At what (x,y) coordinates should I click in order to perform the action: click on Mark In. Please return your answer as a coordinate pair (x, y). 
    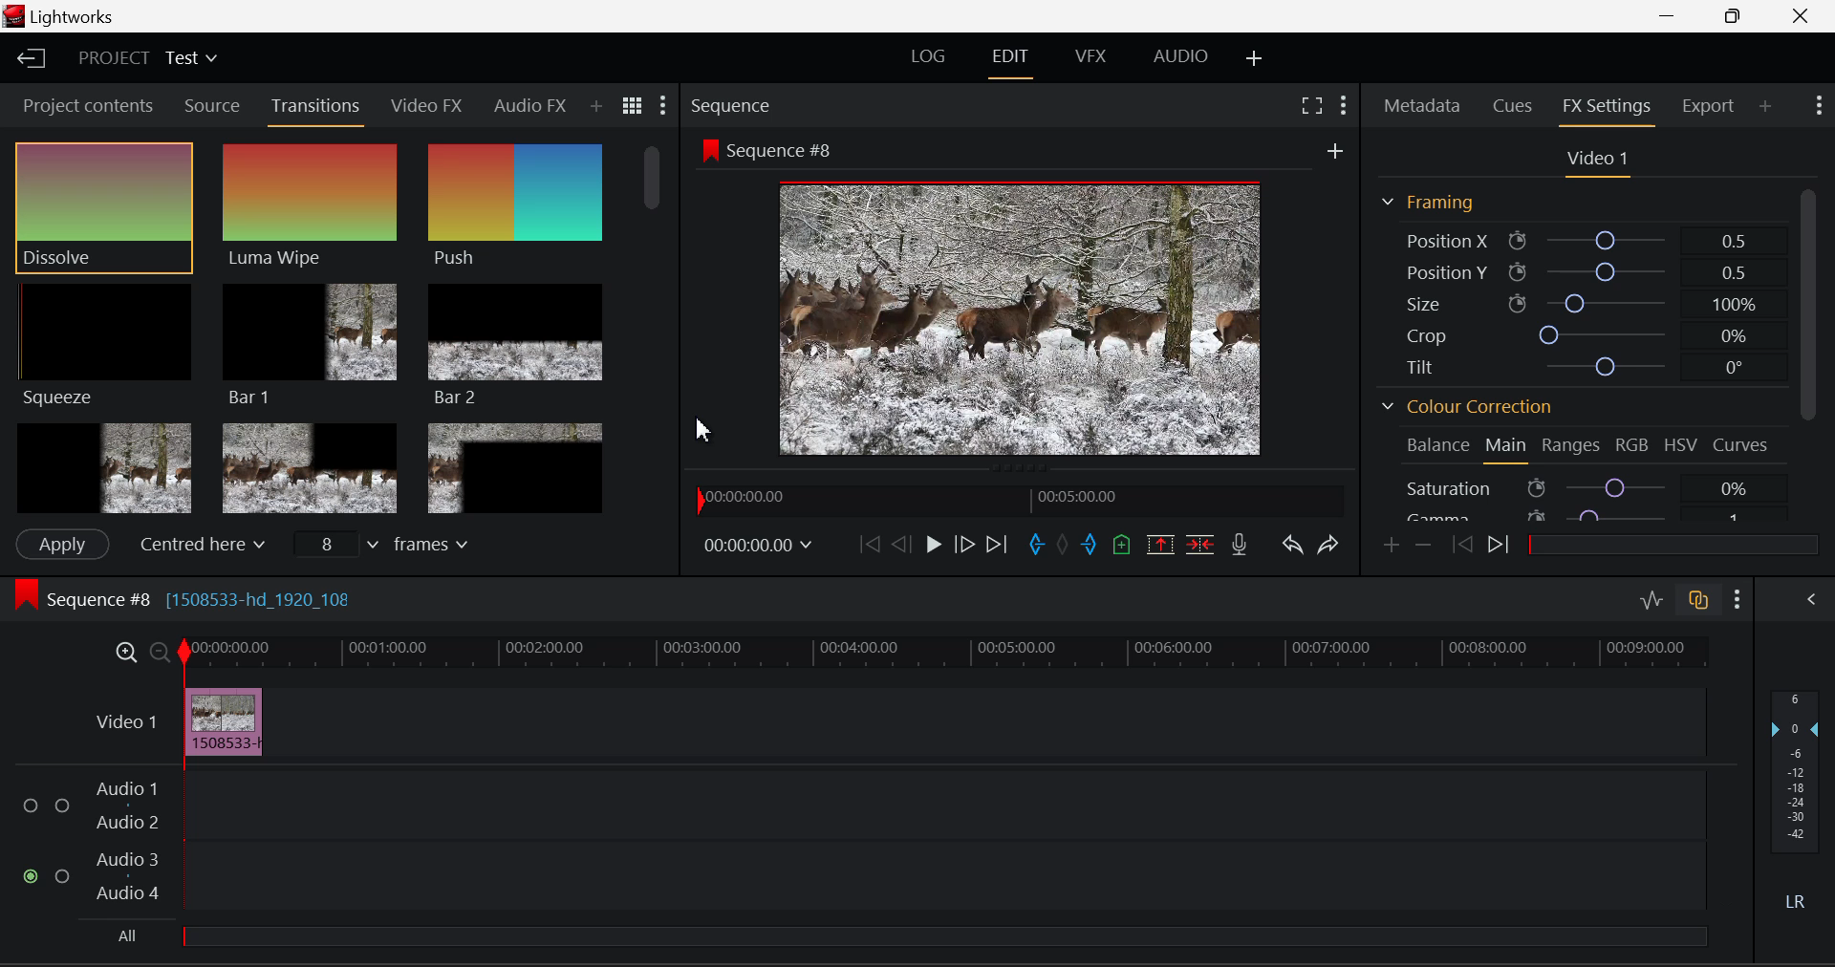
    Looking at the image, I should click on (1034, 546).